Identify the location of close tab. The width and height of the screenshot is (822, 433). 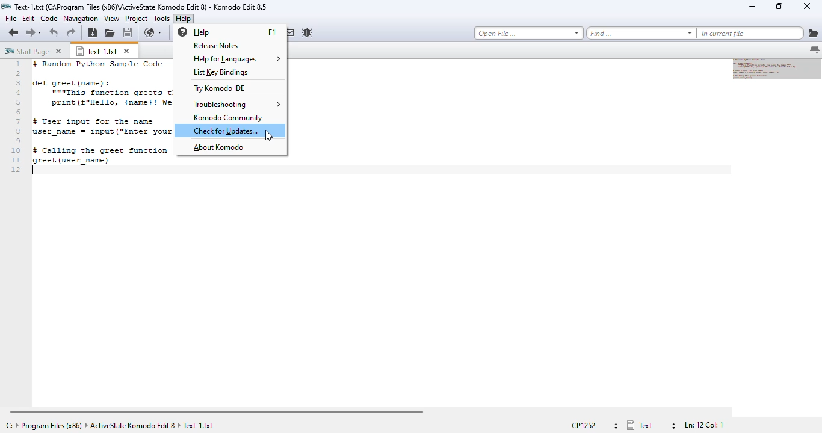
(127, 51).